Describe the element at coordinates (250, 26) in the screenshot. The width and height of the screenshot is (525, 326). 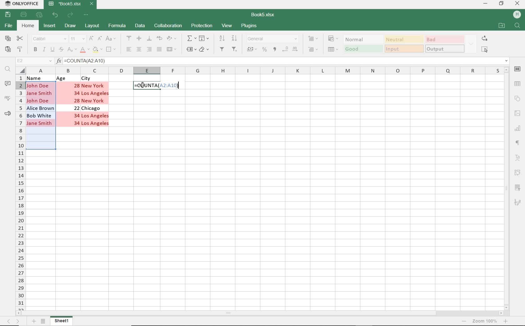
I see `PLUGINS` at that location.